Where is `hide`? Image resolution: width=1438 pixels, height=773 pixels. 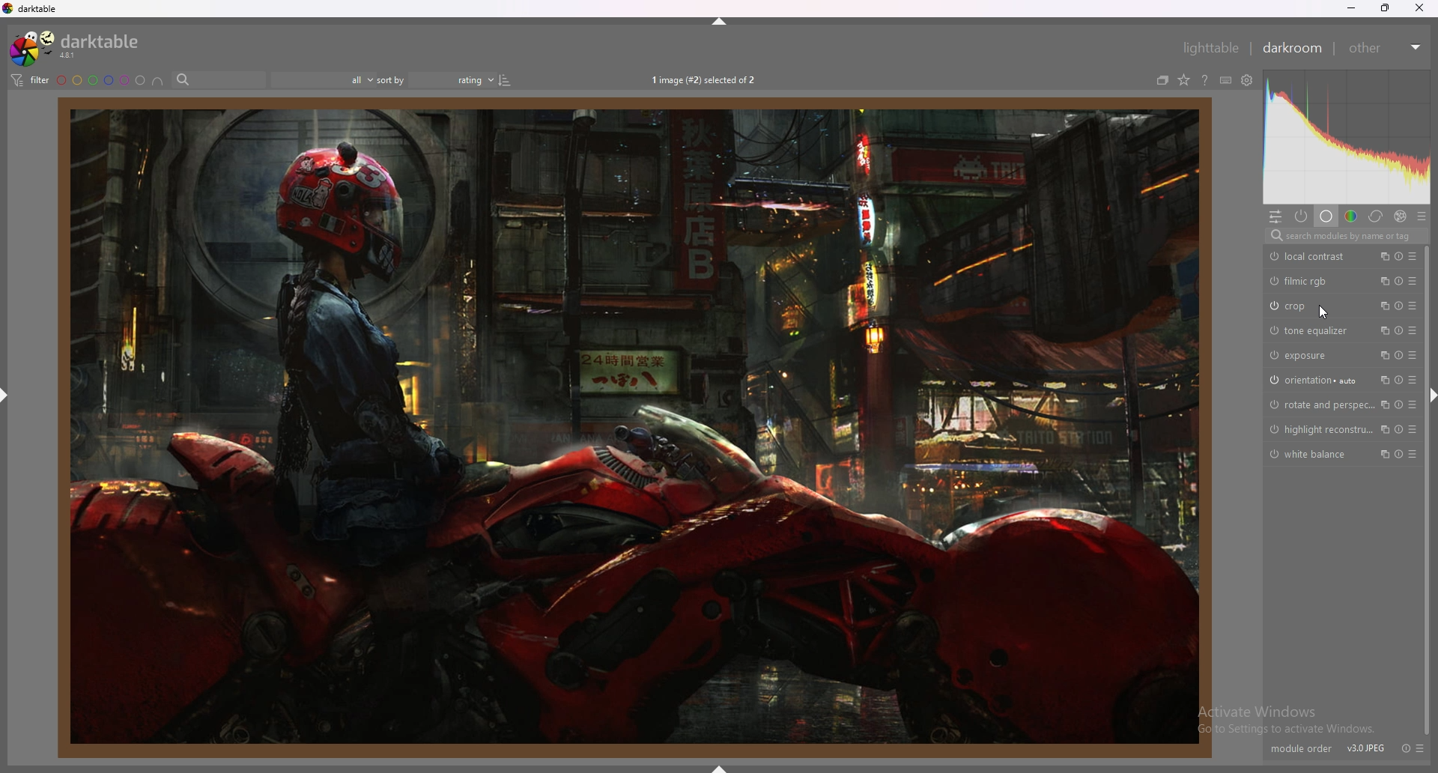
hide is located at coordinates (1432, 398).